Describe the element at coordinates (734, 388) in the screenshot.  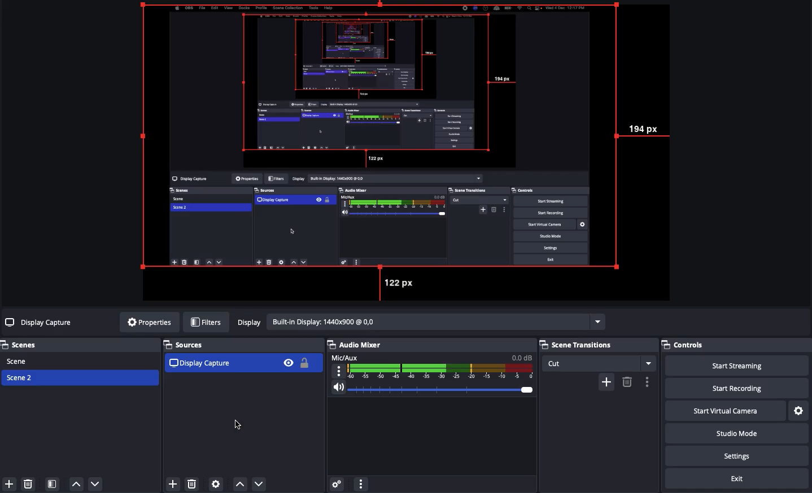
I see `Start recording` at that location.